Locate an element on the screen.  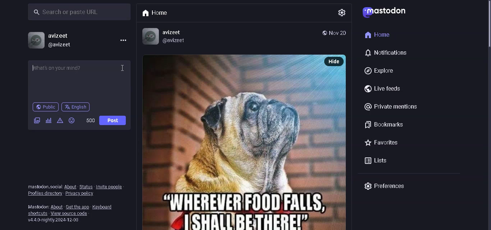
private mentions is located at coordinates (396, 106).